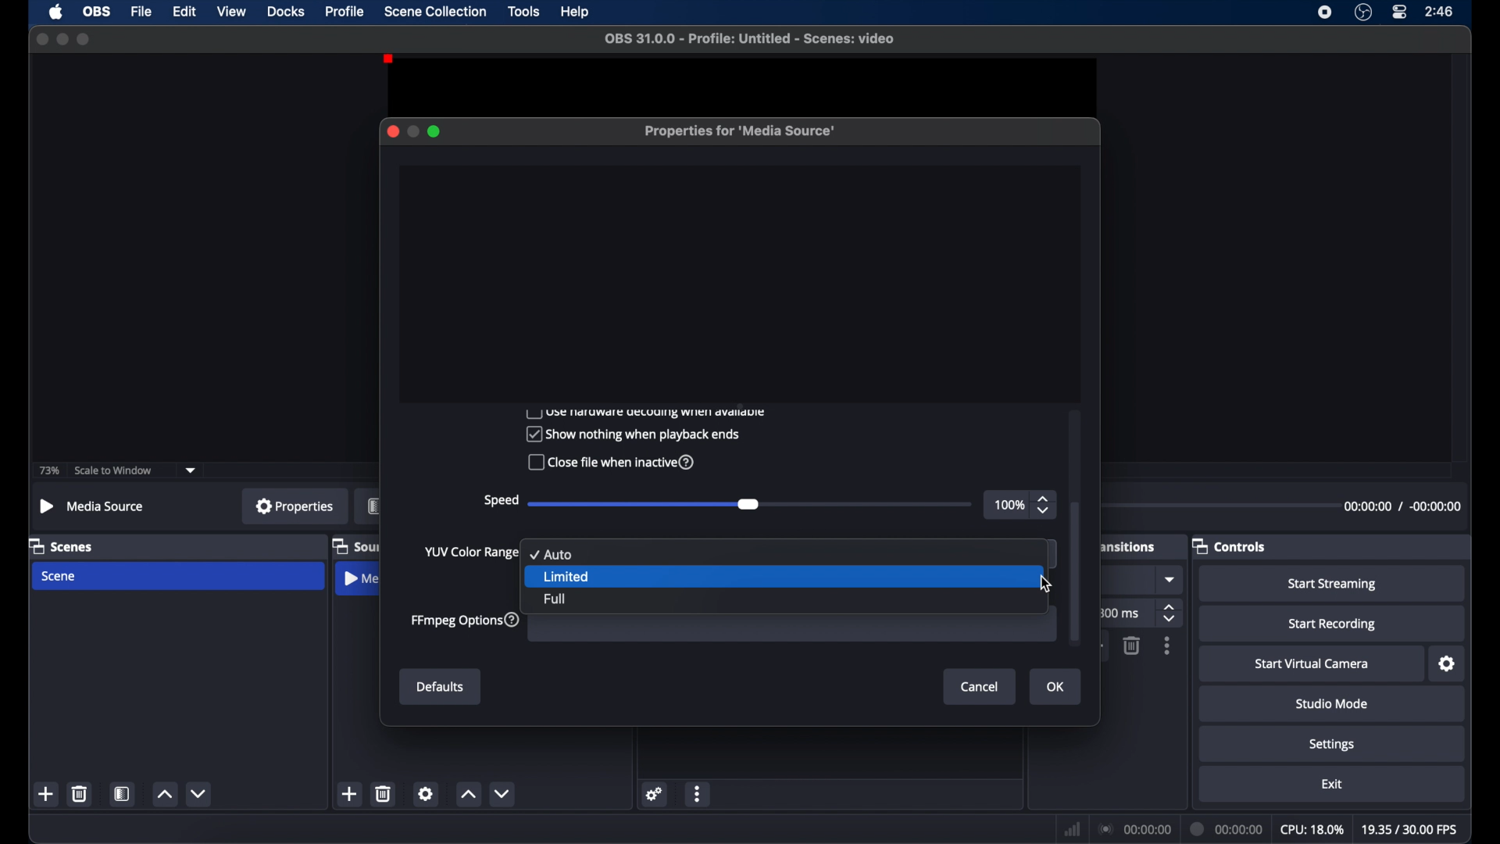  Describe the element at coordinates (1448, 664) in the screenshot. I see `settings` at that location.